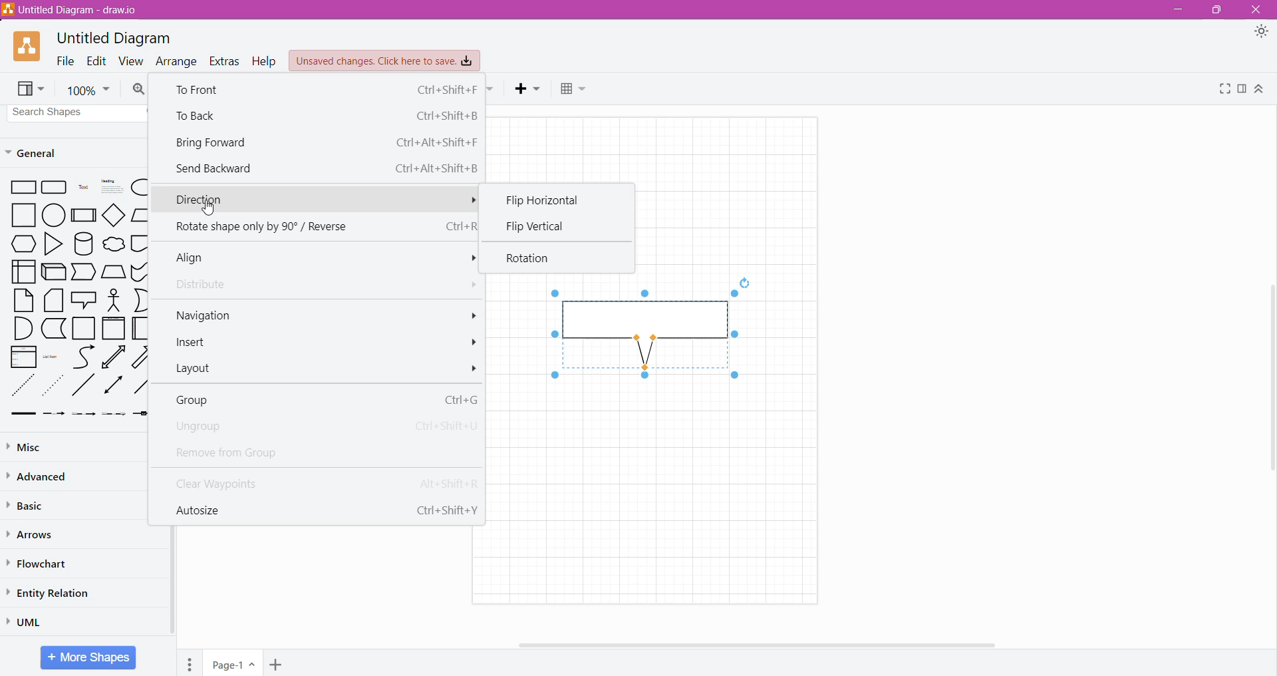  What do you see at coordinates (84, 415) in the screenshot?
I see `Thin Arrow ` at bounding box center [84, 415].